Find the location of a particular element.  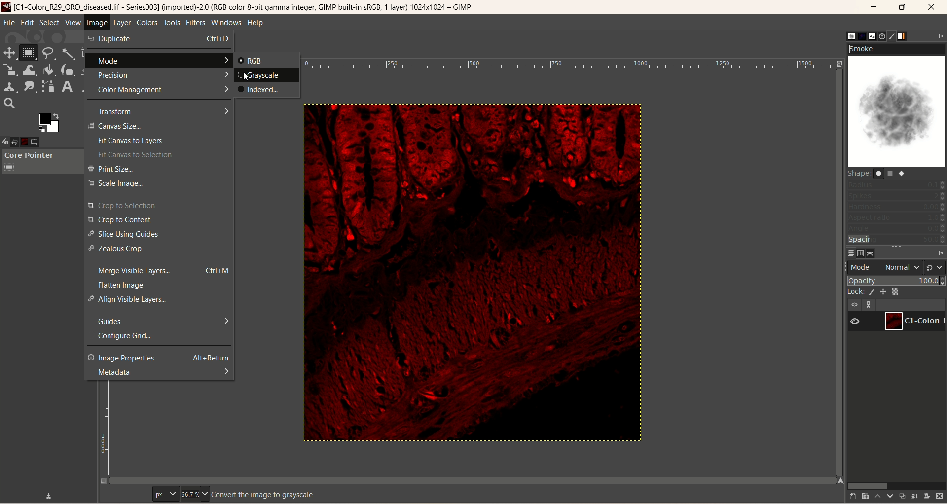

ink tool is located at coordinates (67, 71).